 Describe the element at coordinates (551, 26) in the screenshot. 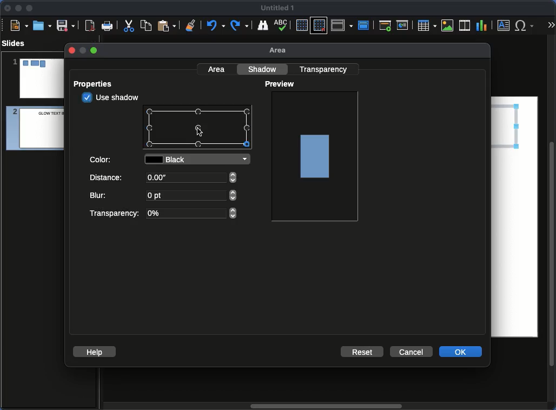

I see `More` at that location.